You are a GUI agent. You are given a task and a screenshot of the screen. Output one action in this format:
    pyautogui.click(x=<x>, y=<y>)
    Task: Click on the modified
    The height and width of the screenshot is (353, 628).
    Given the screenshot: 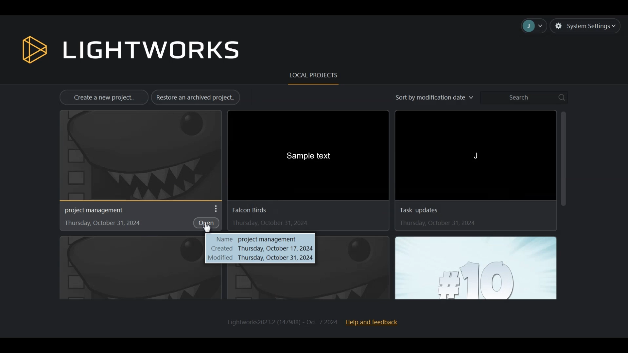 What is the action you would take?
    pyautogui.click(x=262, y=258)
    